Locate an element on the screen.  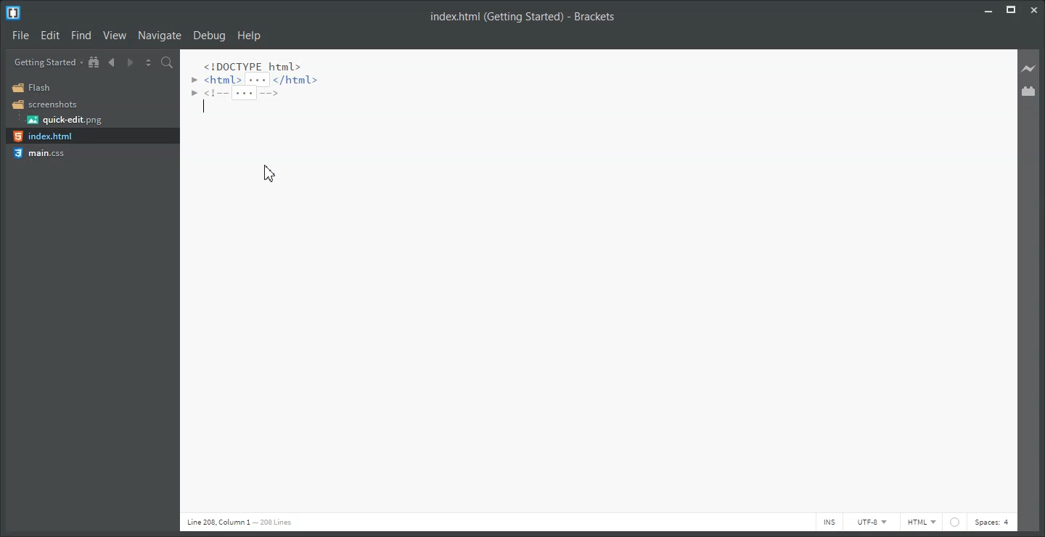
web is located at coordinates (954, 520).